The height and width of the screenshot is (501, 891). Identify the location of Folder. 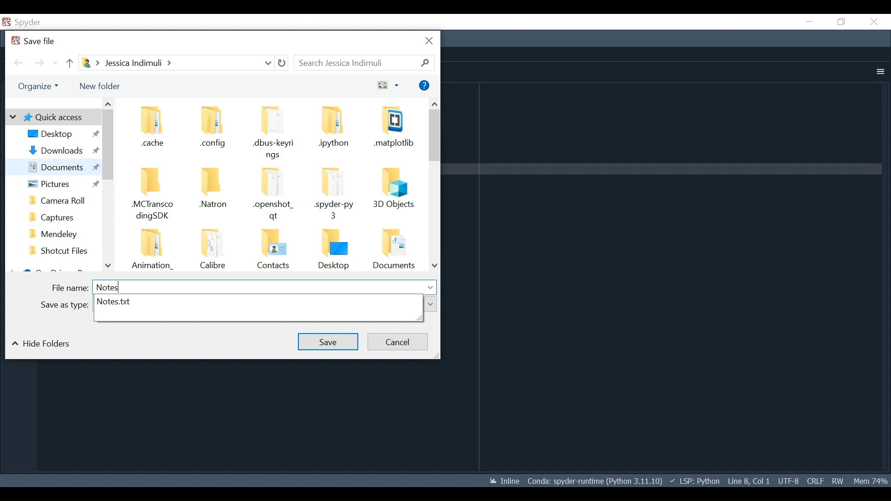
(210, 128).